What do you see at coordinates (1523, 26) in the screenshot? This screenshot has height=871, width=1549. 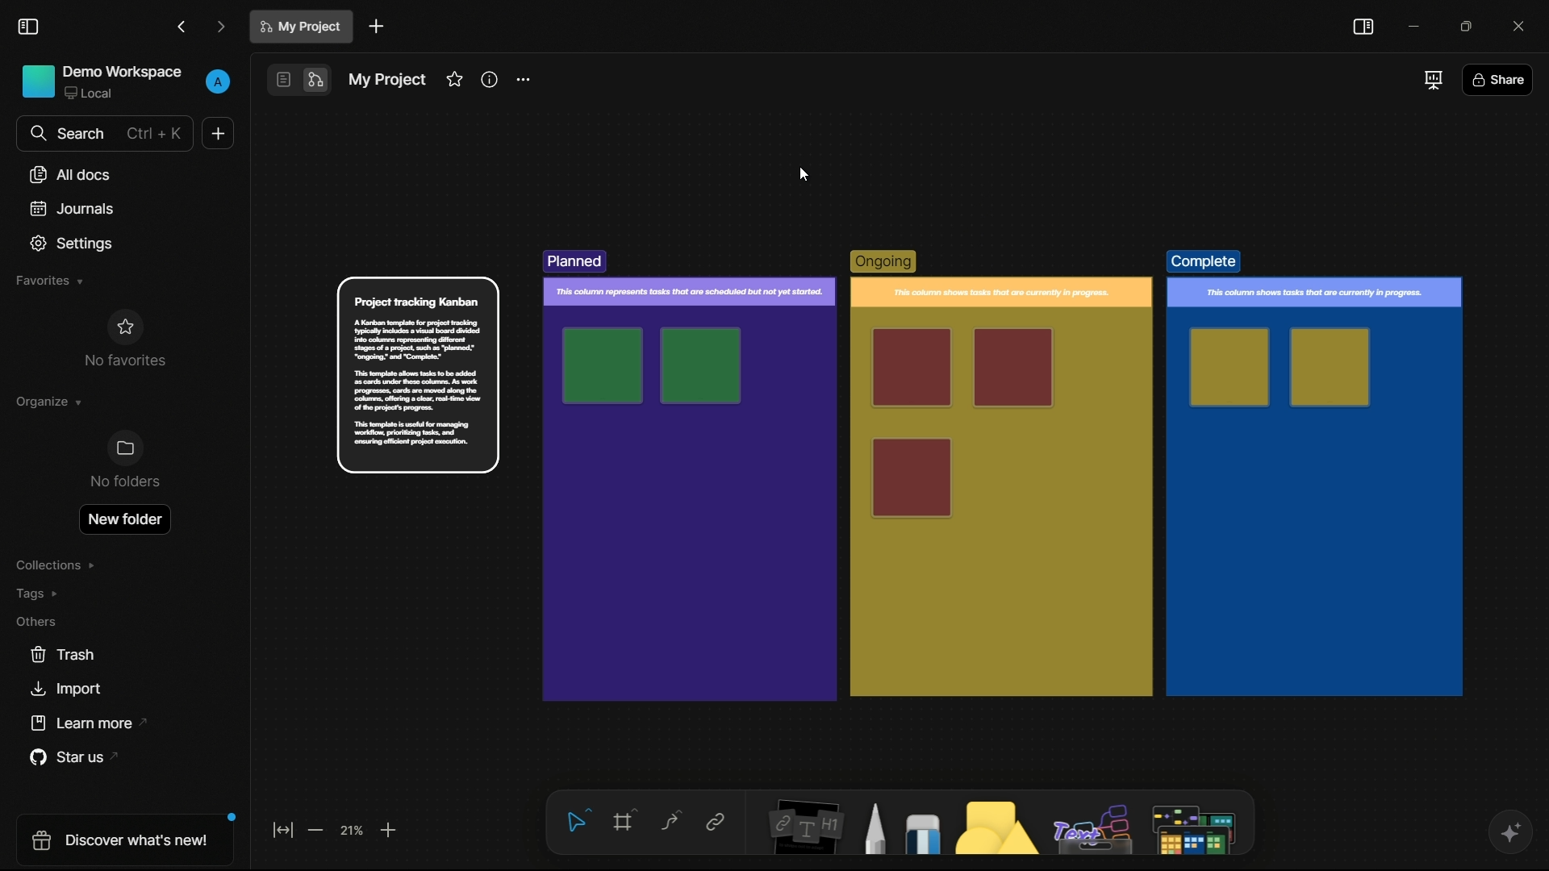 I see `close app` at bounding box center [1523, 26].